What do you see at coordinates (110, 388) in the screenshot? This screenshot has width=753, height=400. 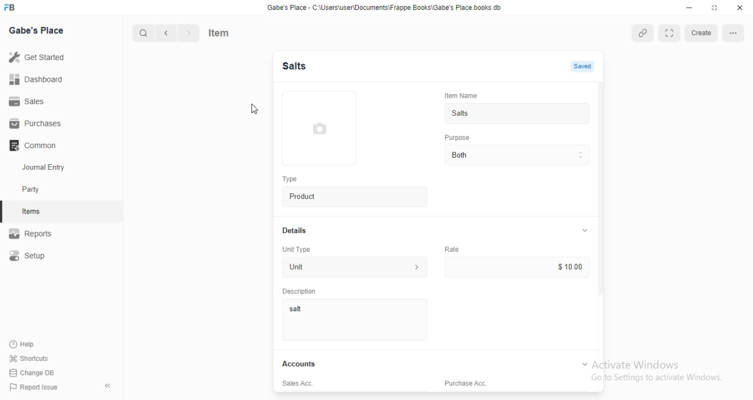 I see `collapse` at bounding box center [110, 388].